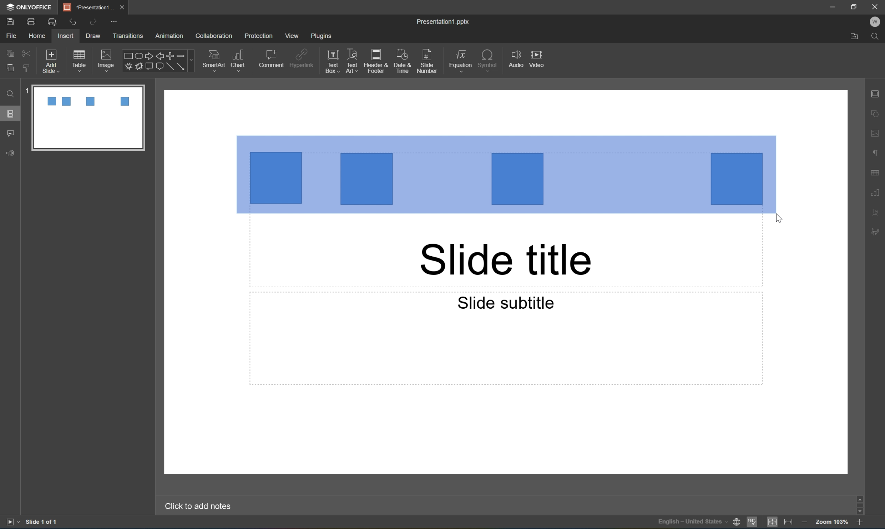 Image resolution: width=885 pixels, height=529 pixels. I want to click on set document language, so click(698, 523).